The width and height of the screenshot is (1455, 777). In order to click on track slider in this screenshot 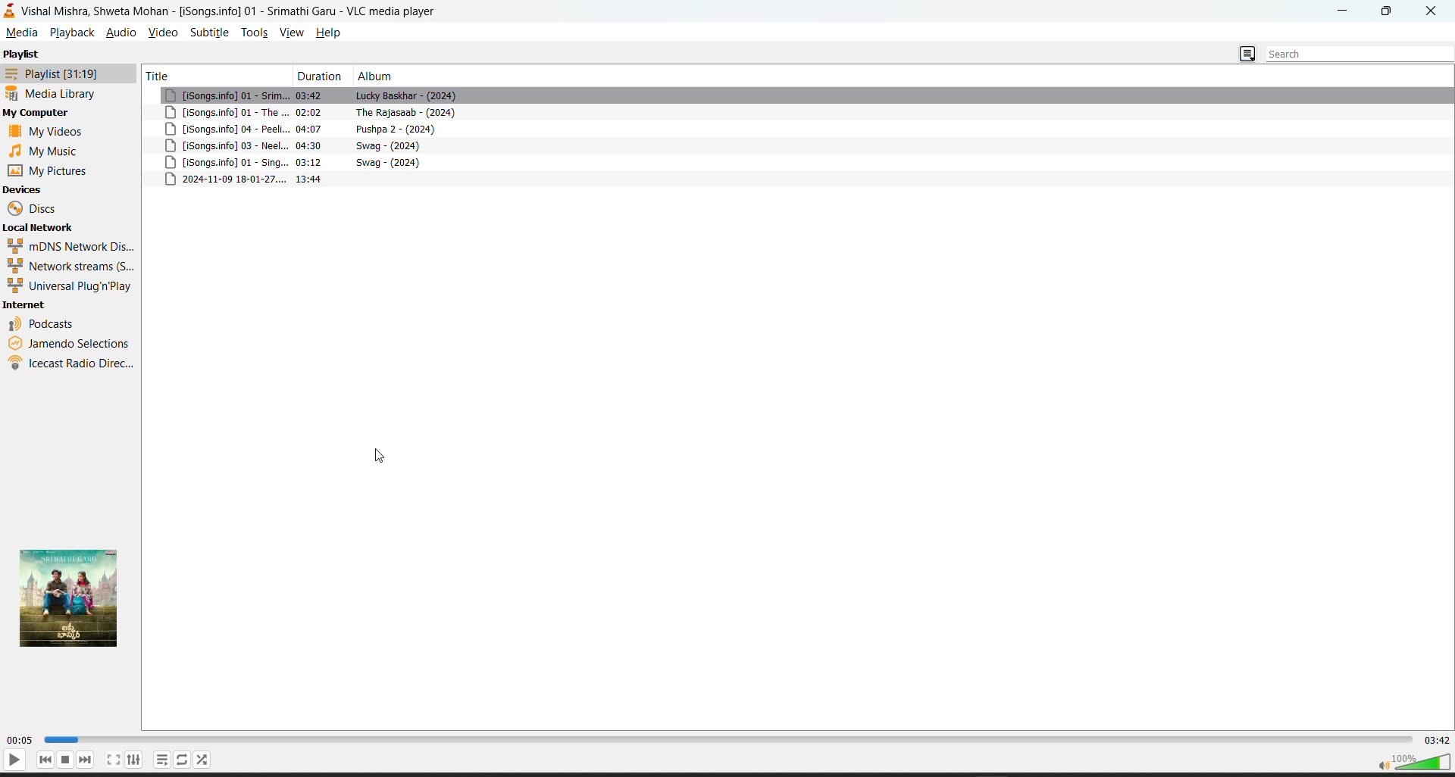, I will do `click(732, 741)`.